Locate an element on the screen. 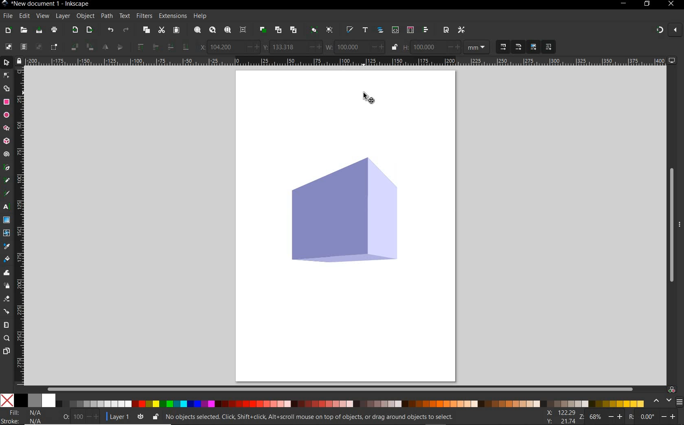 The width and height of the screenshot is (684, 425). filters is located at coordinates (145, 16).